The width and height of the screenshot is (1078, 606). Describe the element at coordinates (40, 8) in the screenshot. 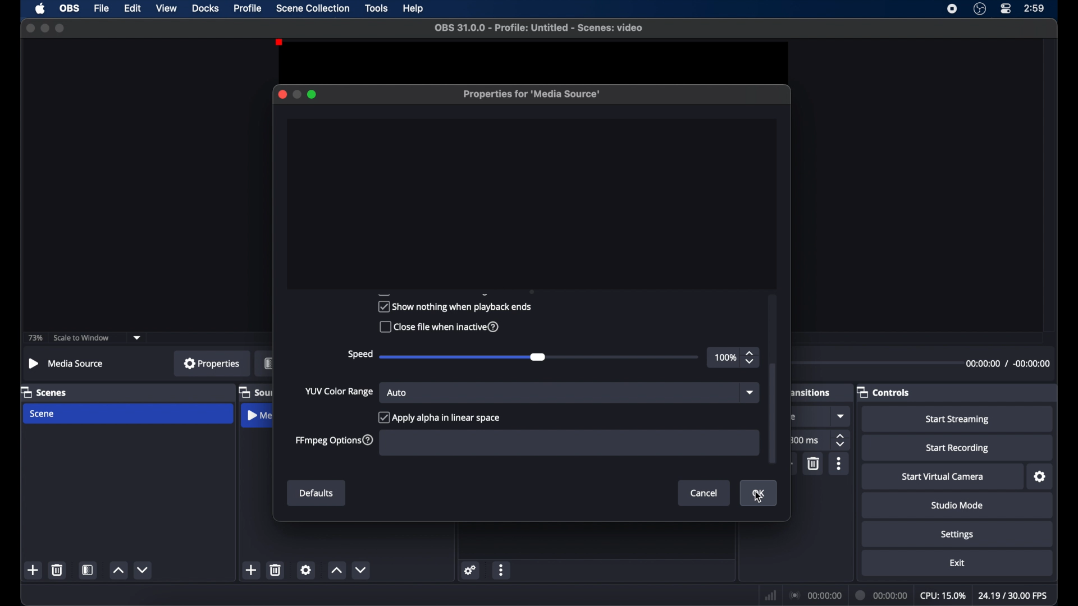

I see `apple icon` at that location.